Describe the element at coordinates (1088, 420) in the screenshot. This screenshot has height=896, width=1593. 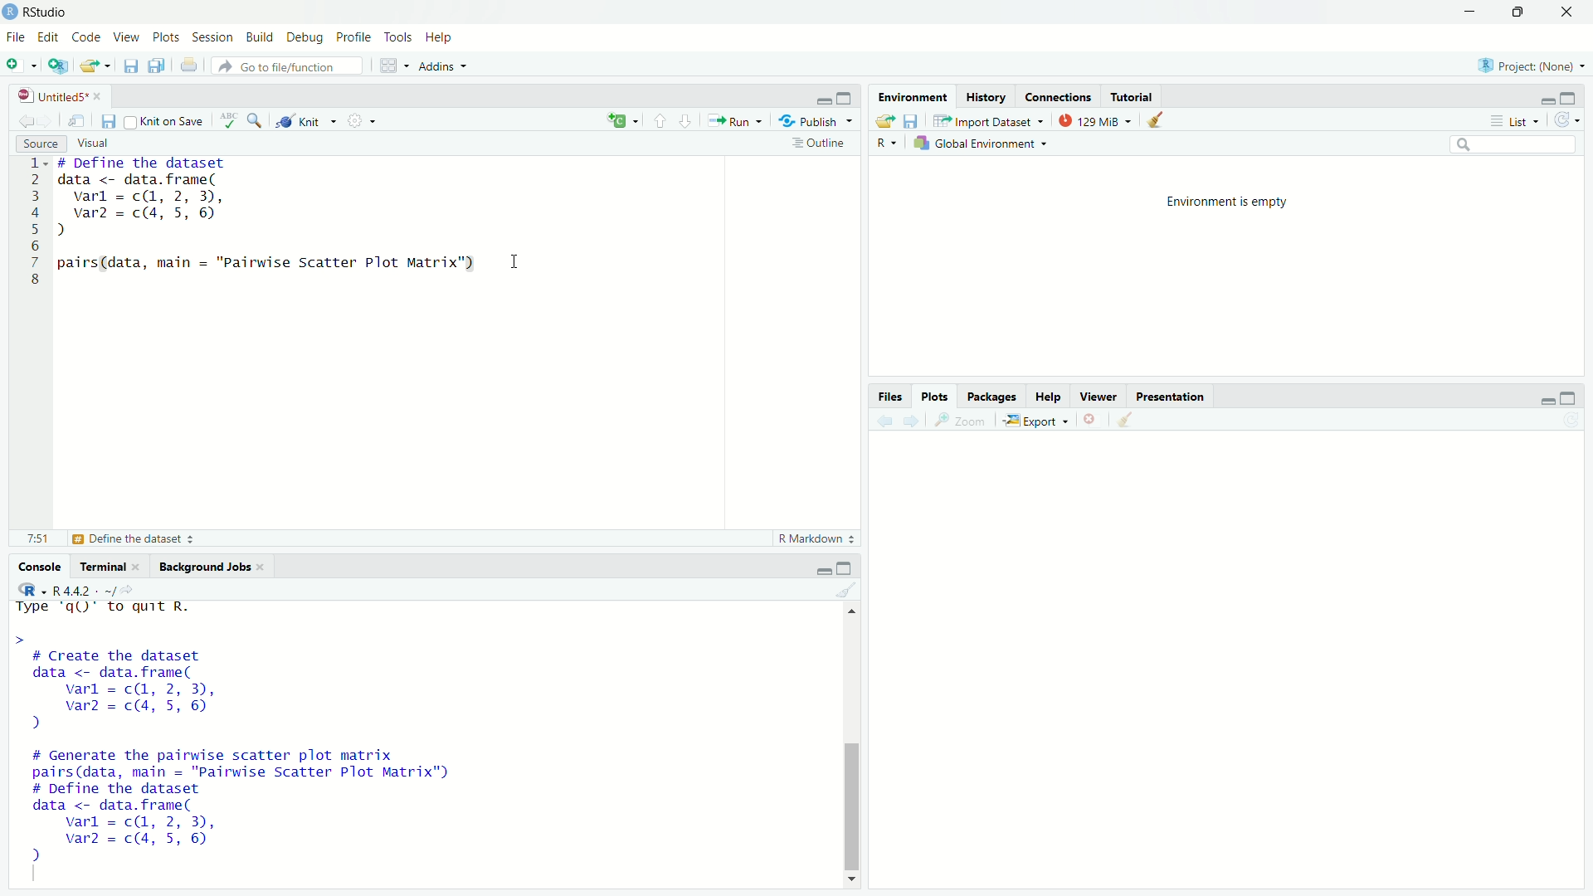
I see `Close` at that location.